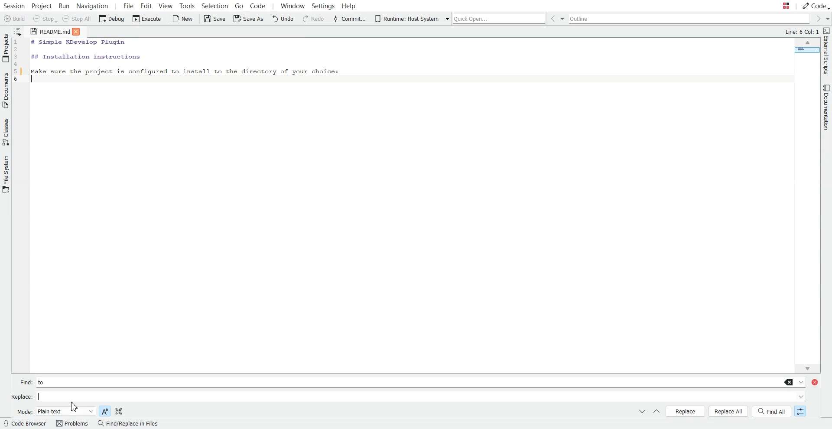 This screenshot has width=832, height=429. Describe the element at coordinates (45, 382) in the screenshot. I see `to (text)` at that location.